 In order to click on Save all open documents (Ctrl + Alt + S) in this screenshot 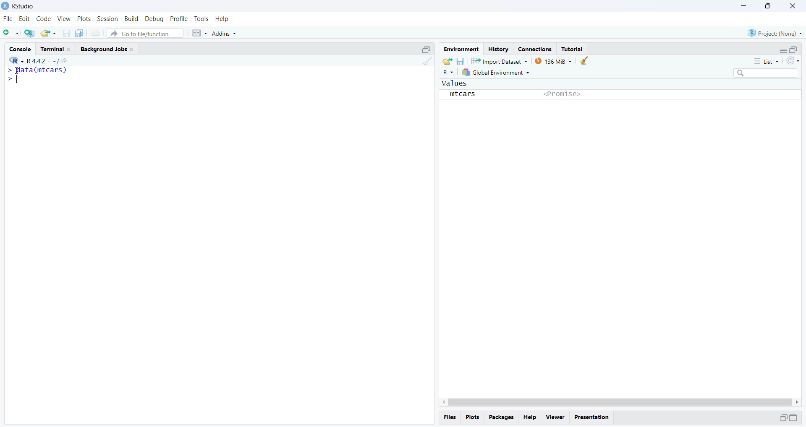, I will do `click(82, 33)`.